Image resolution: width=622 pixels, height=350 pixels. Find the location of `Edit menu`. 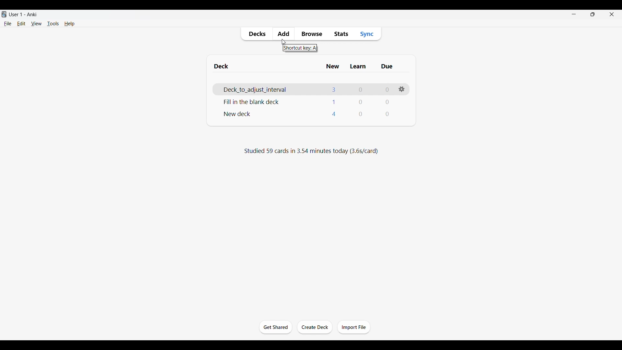

Edit menu is located at coordinates (21, 23).